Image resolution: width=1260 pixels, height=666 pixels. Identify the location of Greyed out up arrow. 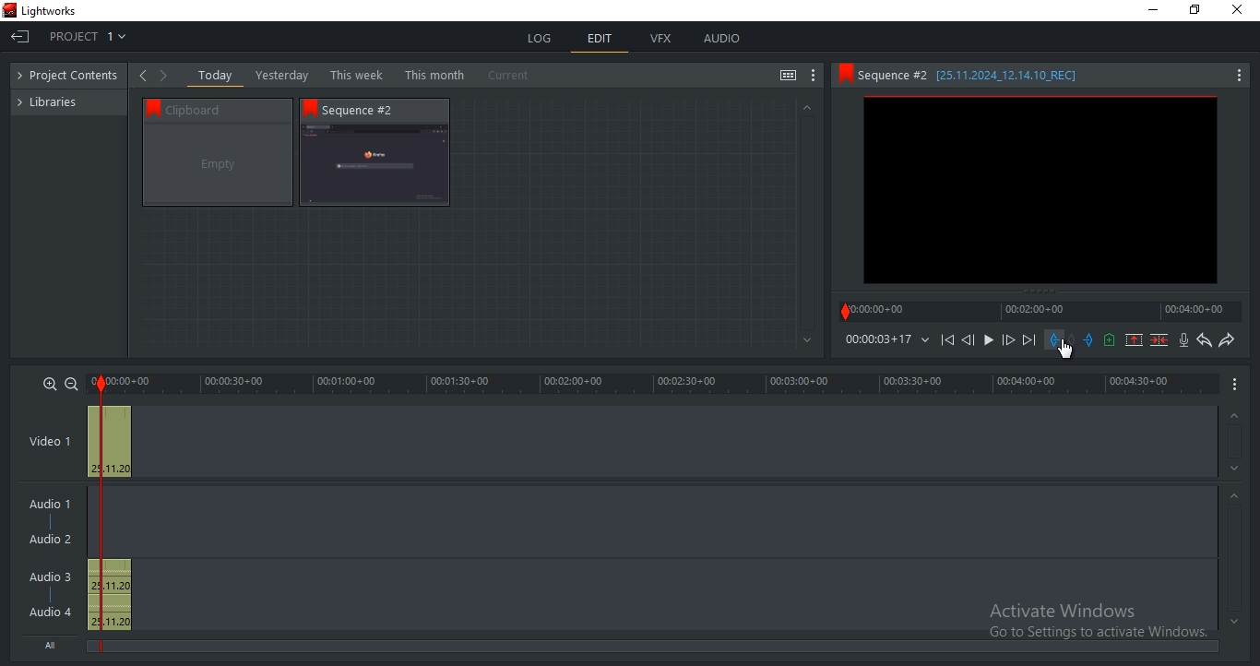
(1237, 498).